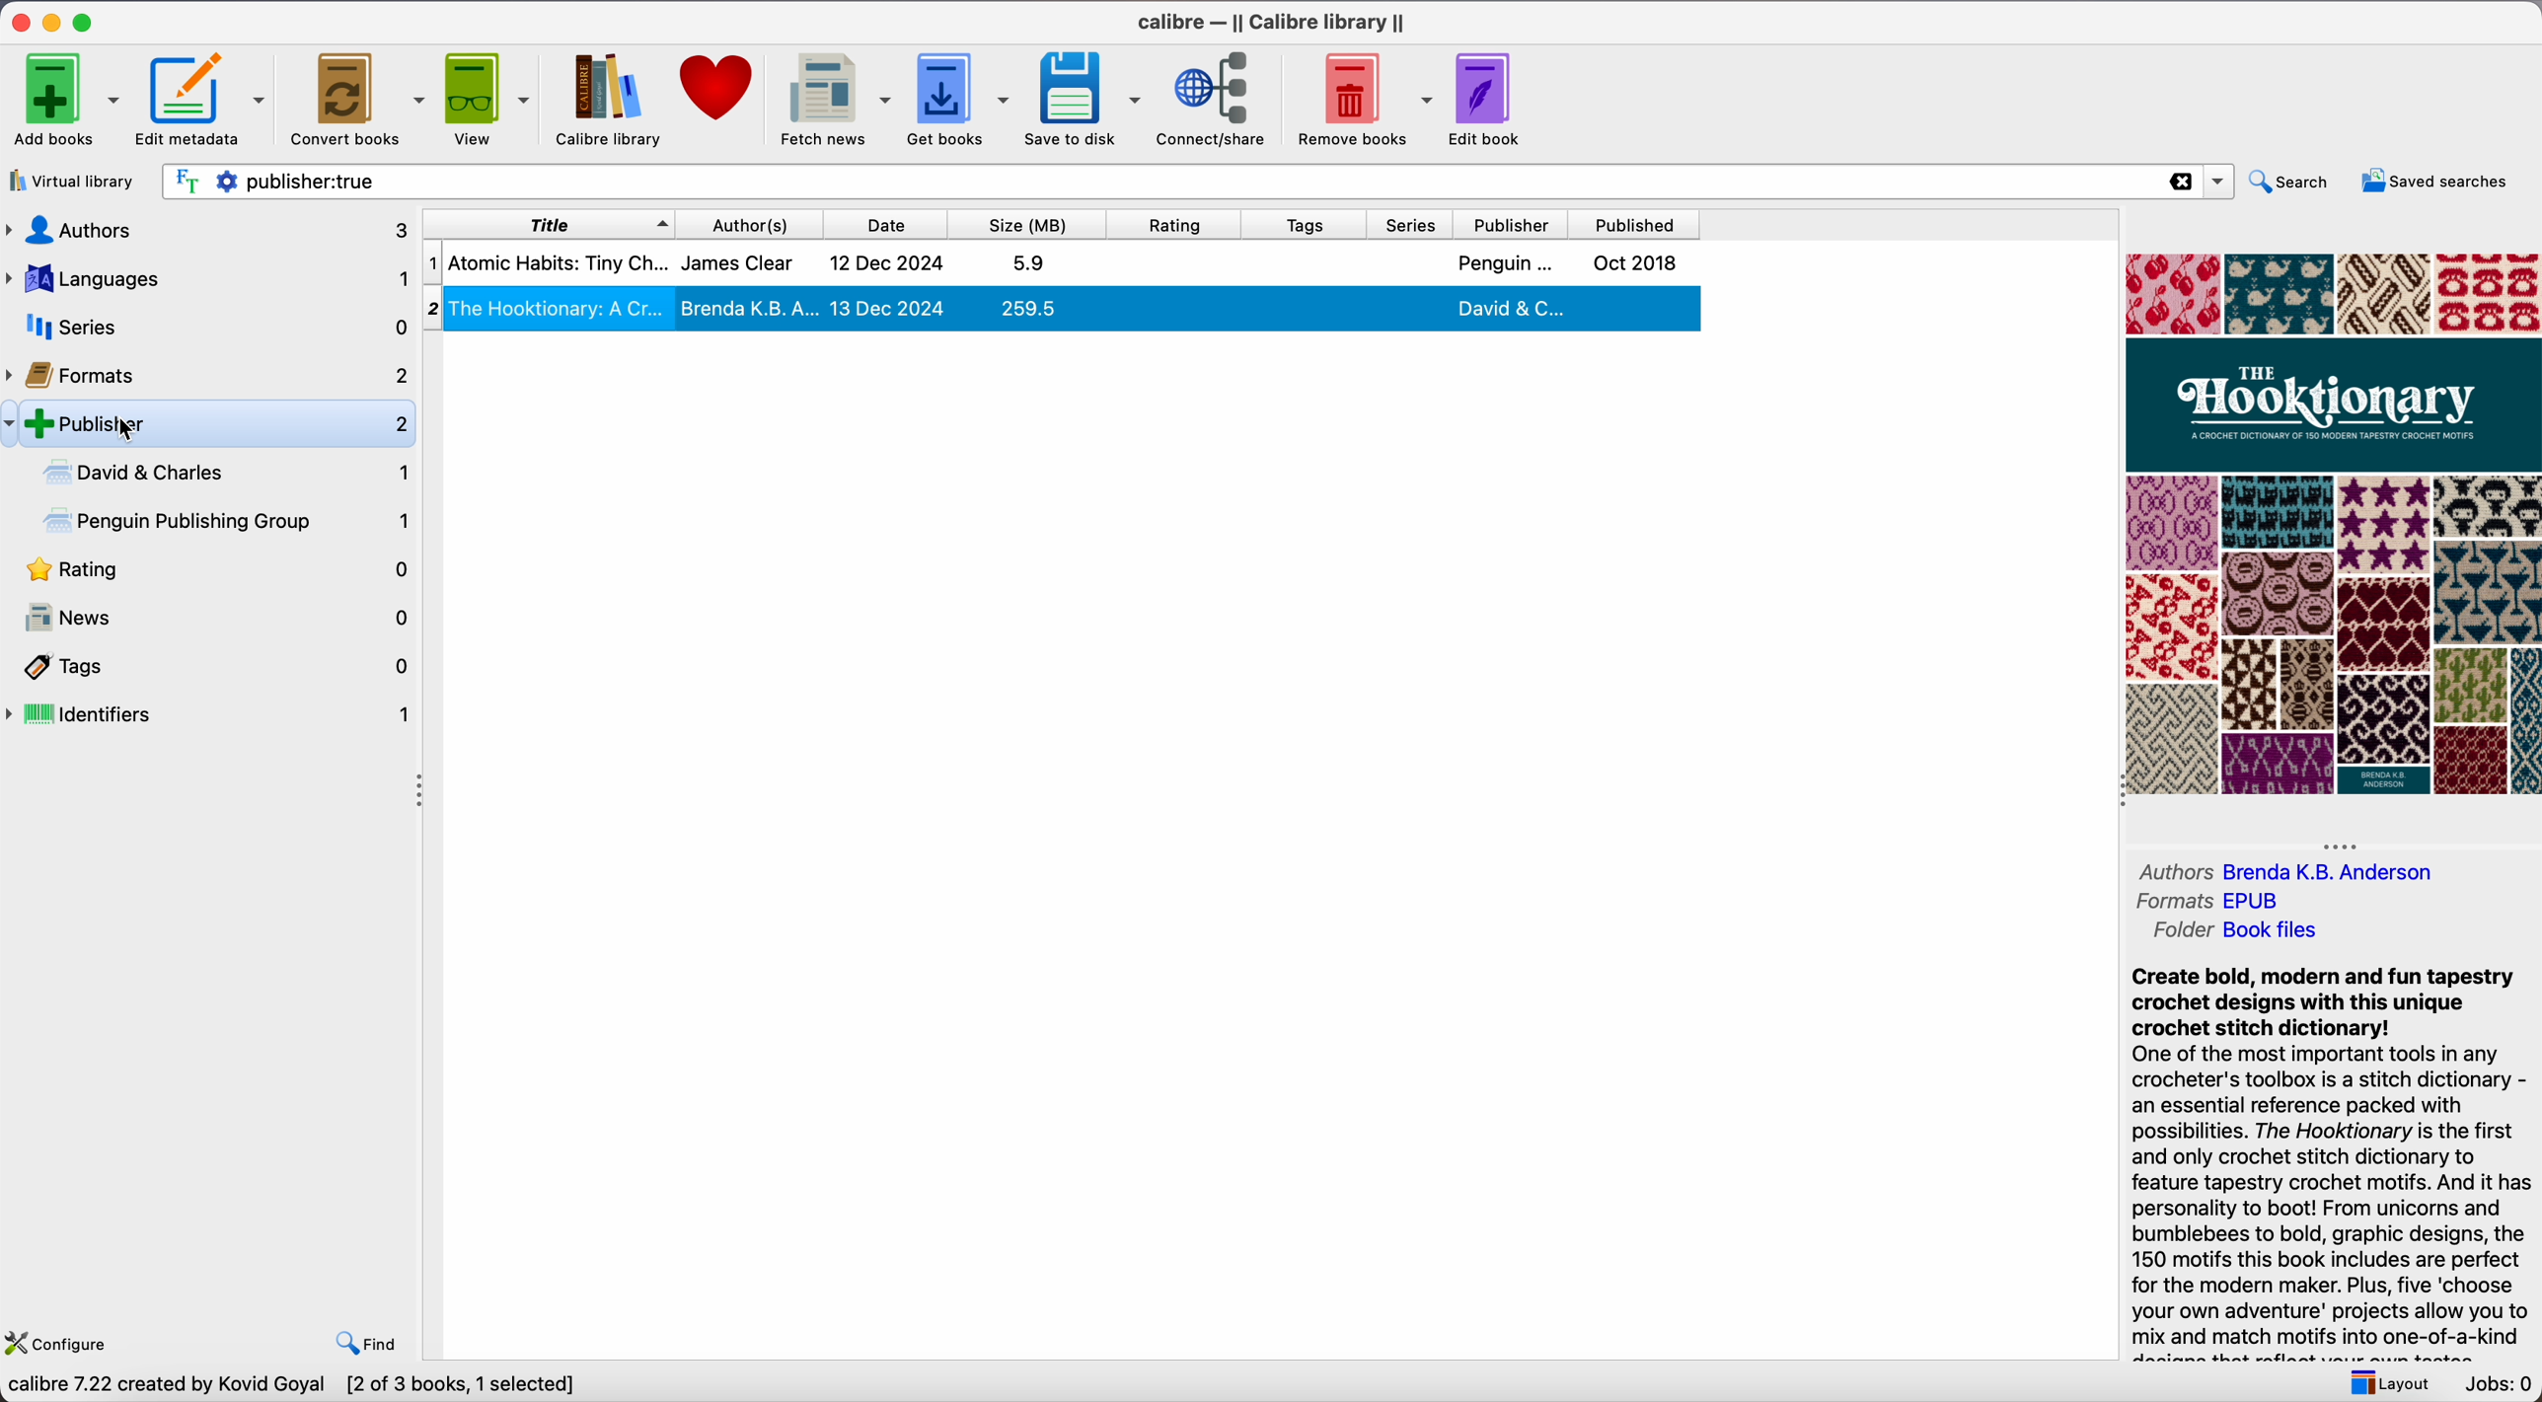  Describe the element at coordinates (548, 223) in the screenshot. I see `title` at that location.